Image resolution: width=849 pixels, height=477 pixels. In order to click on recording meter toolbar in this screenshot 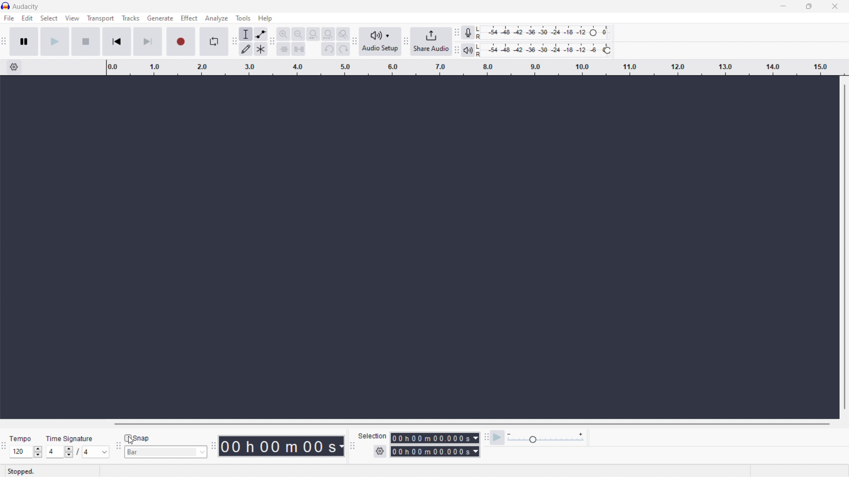, I will do `click(457, 32)`.